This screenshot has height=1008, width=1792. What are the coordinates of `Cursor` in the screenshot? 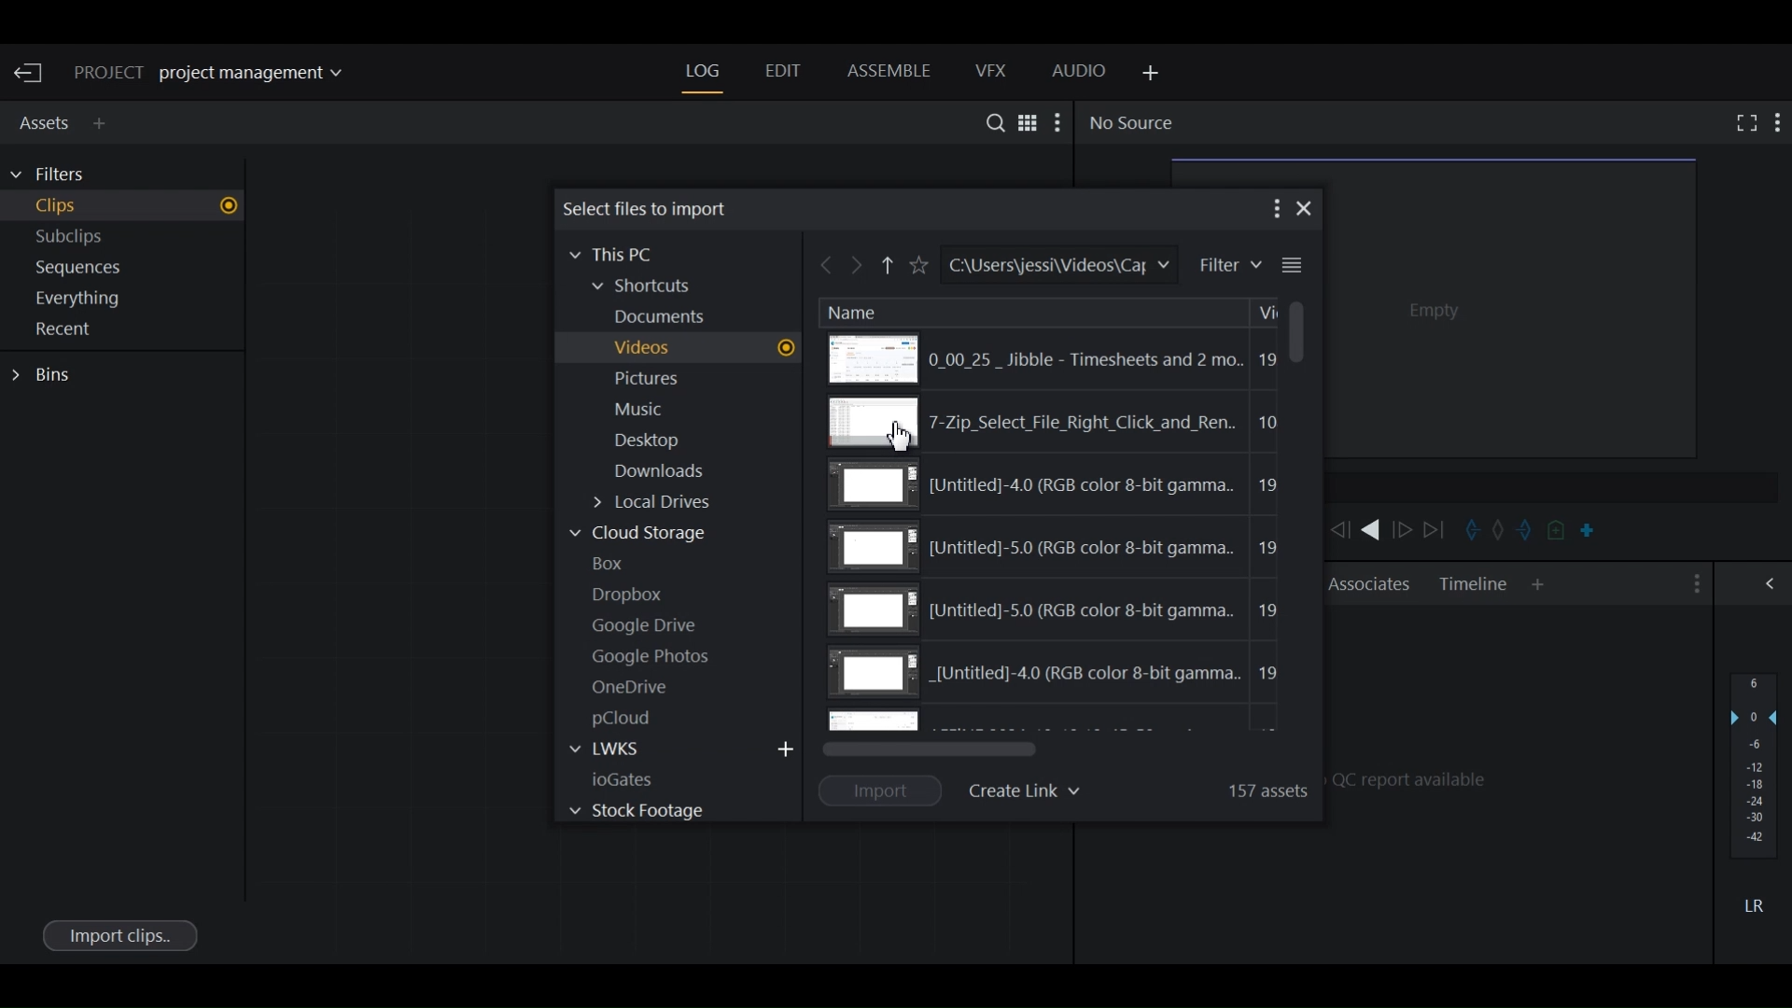 It's located at (900, 437).